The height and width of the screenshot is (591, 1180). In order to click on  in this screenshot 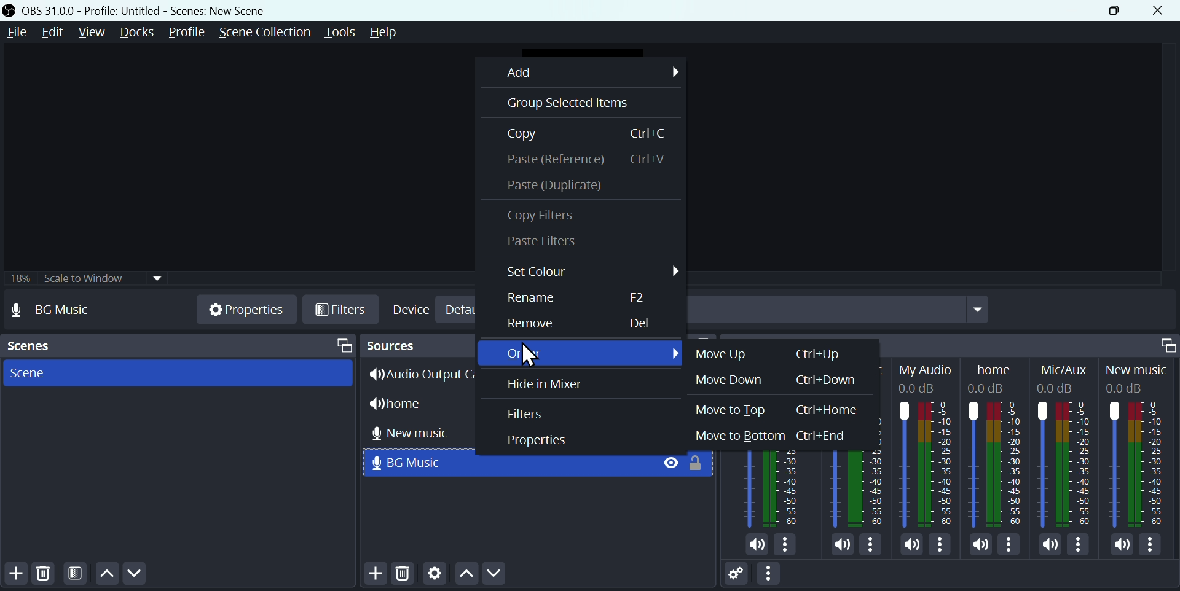, I will do `click(534, 324)`.